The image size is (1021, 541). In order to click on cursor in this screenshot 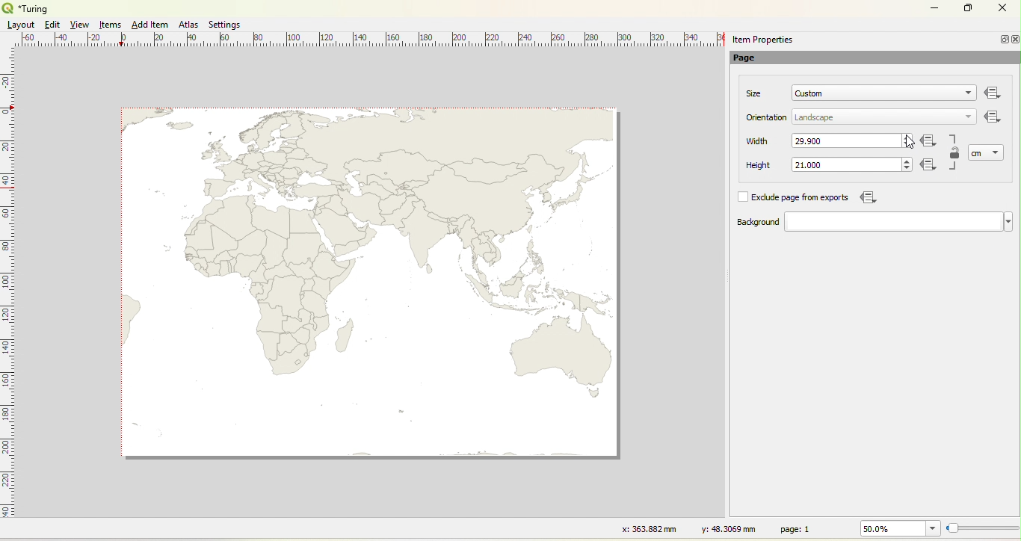, I will do `click(910, 143)`.